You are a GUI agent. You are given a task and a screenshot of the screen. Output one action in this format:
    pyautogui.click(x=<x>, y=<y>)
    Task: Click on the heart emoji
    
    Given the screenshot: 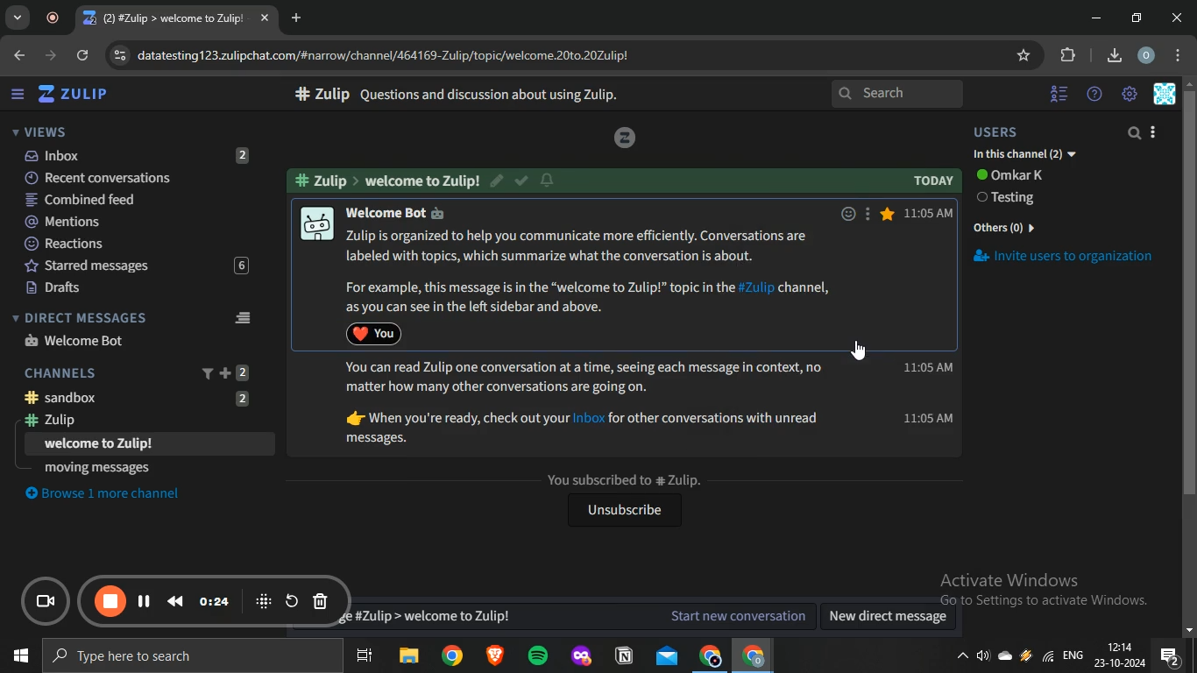 What is the action you would take?
    pyautogui.click(x=378, y=333)
    